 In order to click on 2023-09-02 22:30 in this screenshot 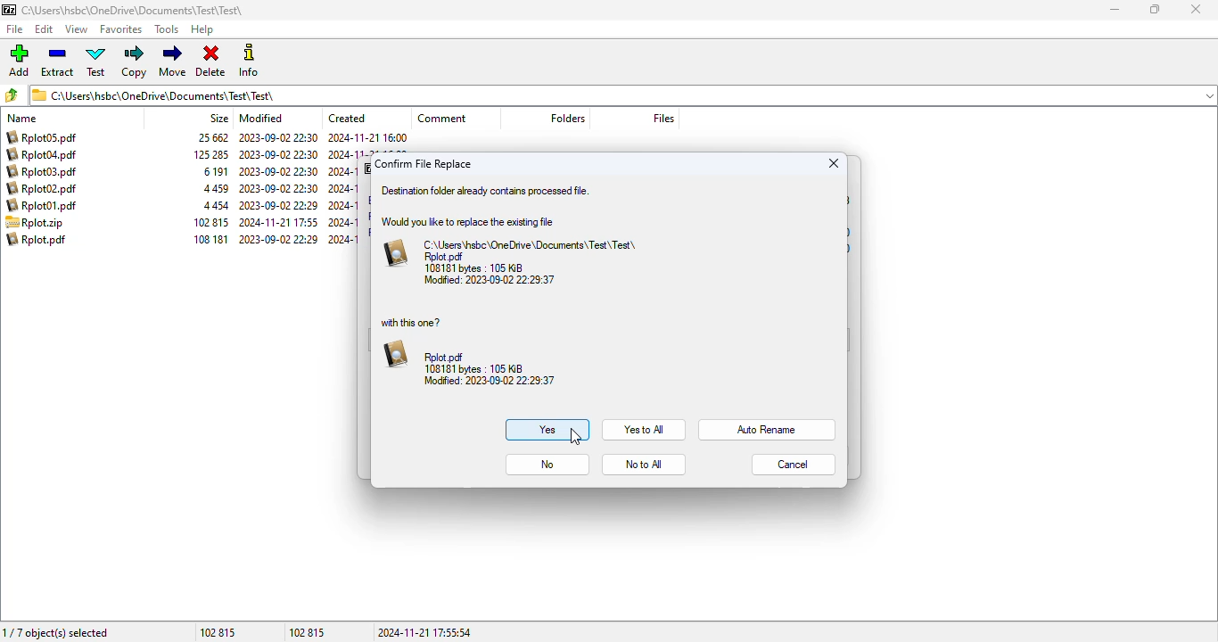, I will do `click(277, 189)`.